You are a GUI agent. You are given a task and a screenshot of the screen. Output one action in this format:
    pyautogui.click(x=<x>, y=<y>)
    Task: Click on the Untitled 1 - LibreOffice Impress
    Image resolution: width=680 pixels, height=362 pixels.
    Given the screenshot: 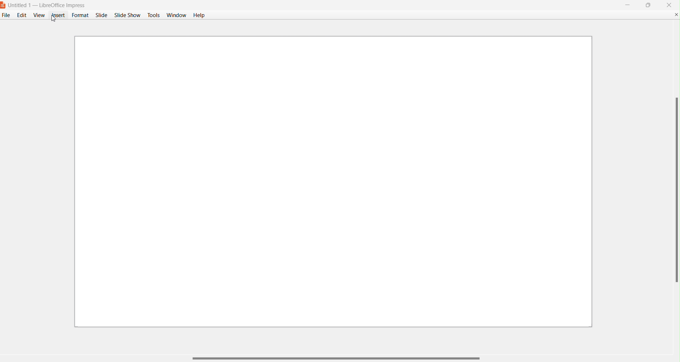 What is the action you would take?
    pyautogui.click(x=48, y=6)
    